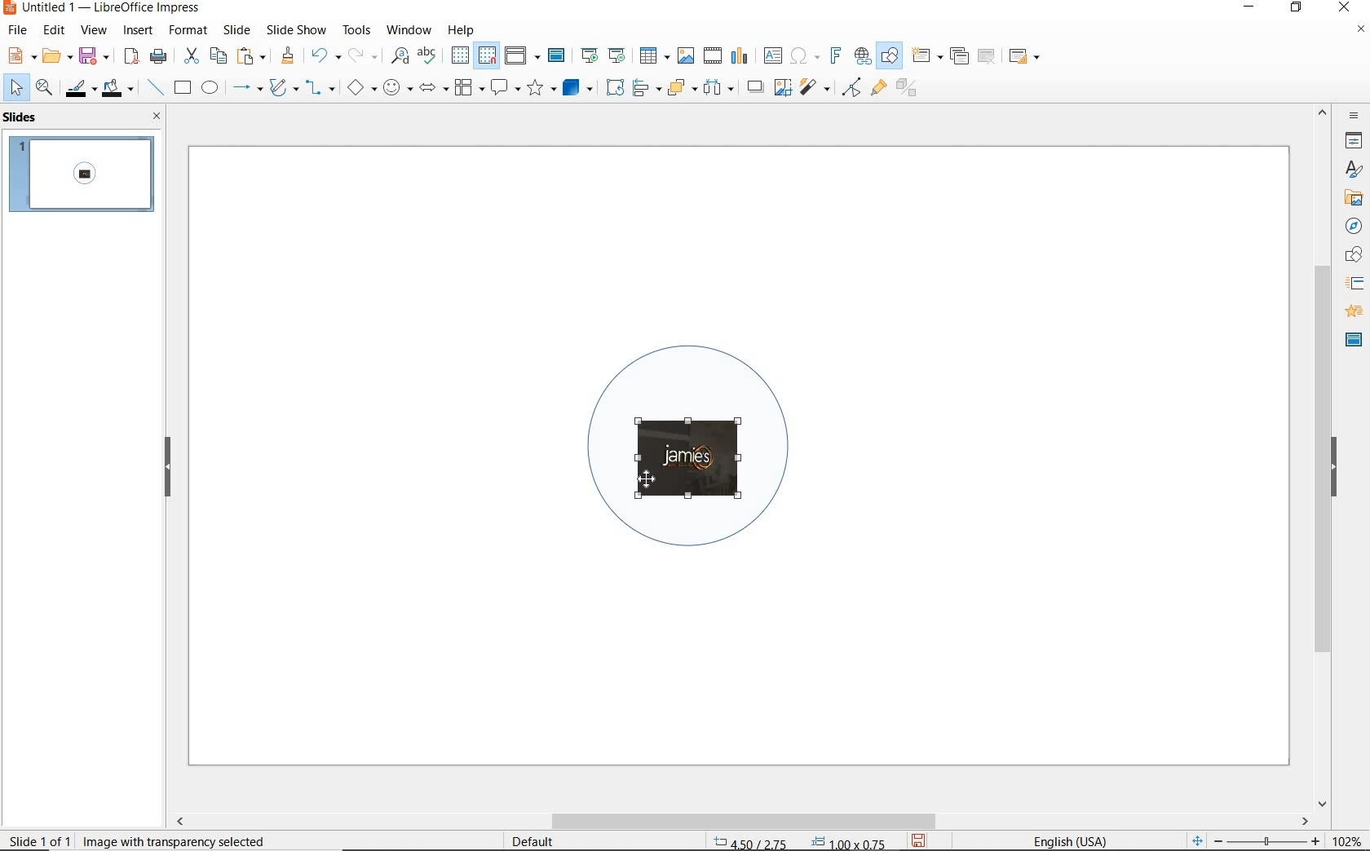  Describe the element at coordinates (1350, 197) in the screenshot. I see `gallery` at that location.